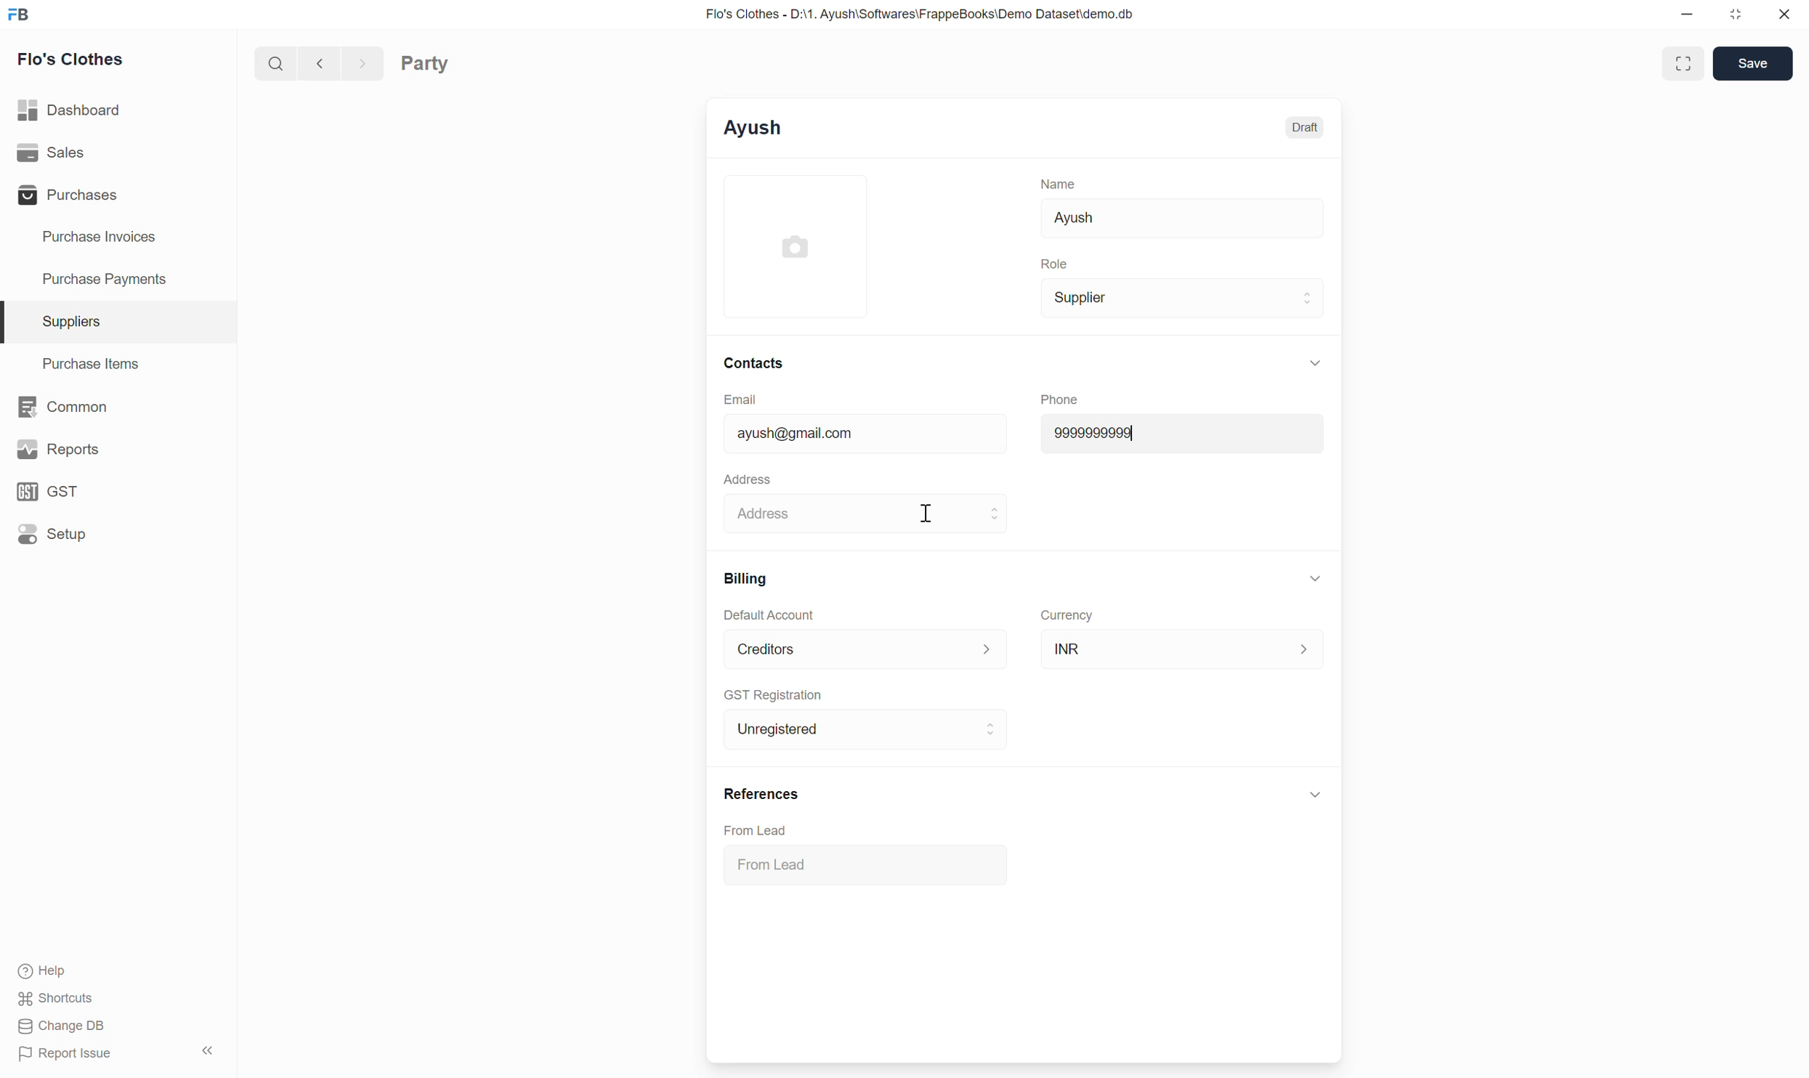  What do you see at coordinates (1752, 63) in the screenshot?
I see `Save` at bounding box center [1752, 63].